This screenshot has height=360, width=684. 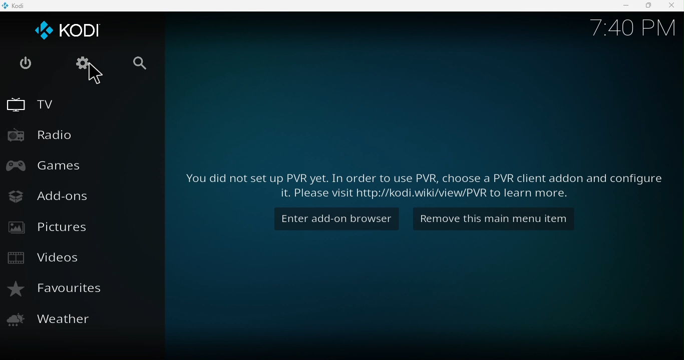 What do you see at coordinates (32, 102) in the screenshot?
I see `TV` at bounding box center [32, 102].